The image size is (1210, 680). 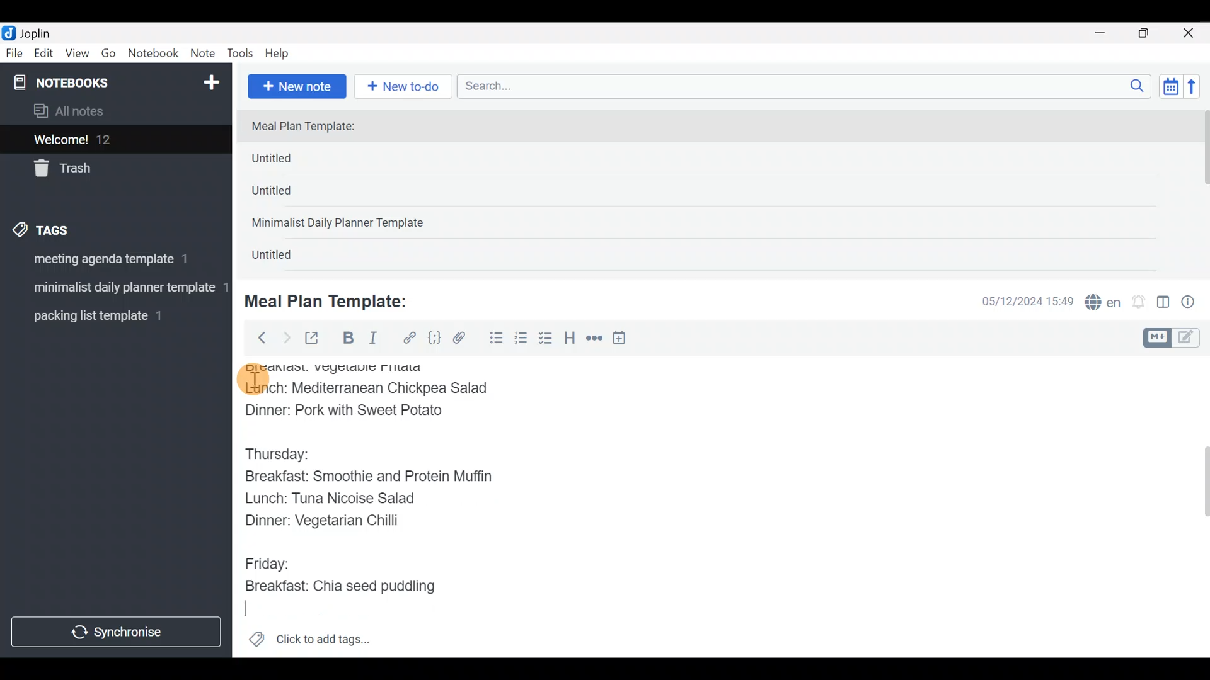 I want to click on Numbered list, so click(x=521, y=341).